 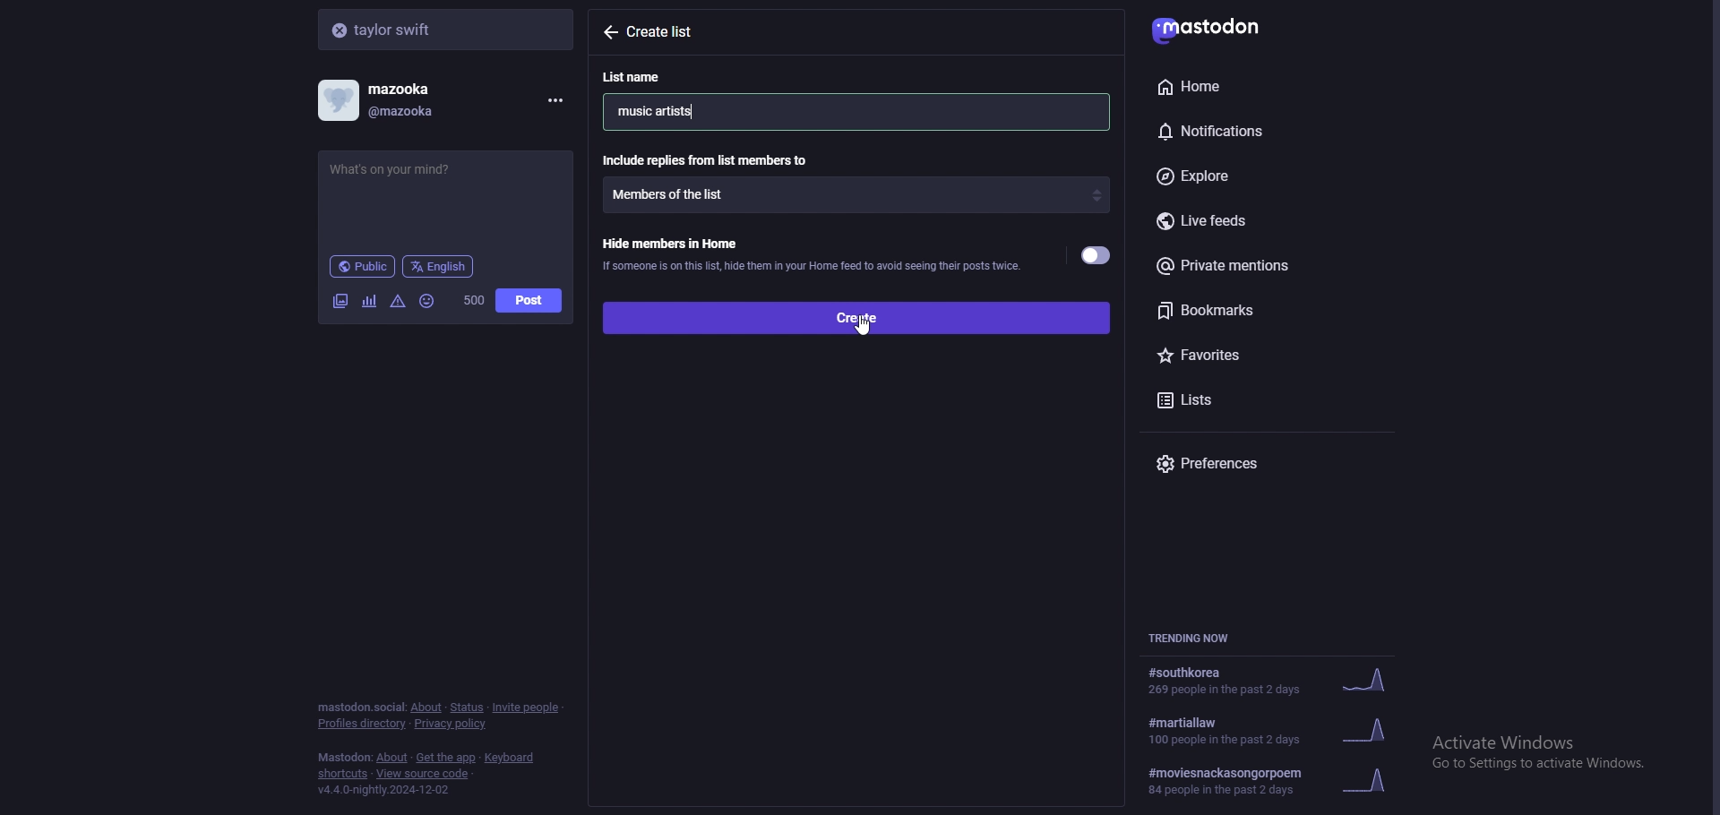 What do you see at coordinates (667, 110) in the screenshot?
I see `list name` at bounding box center [667, 110].